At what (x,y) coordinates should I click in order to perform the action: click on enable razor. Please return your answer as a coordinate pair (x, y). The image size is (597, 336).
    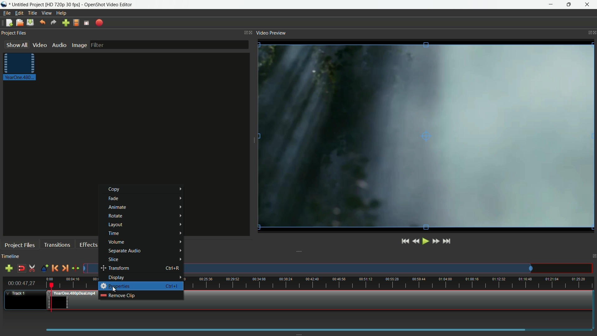
    Looking at the image, I should click on (31, 268).